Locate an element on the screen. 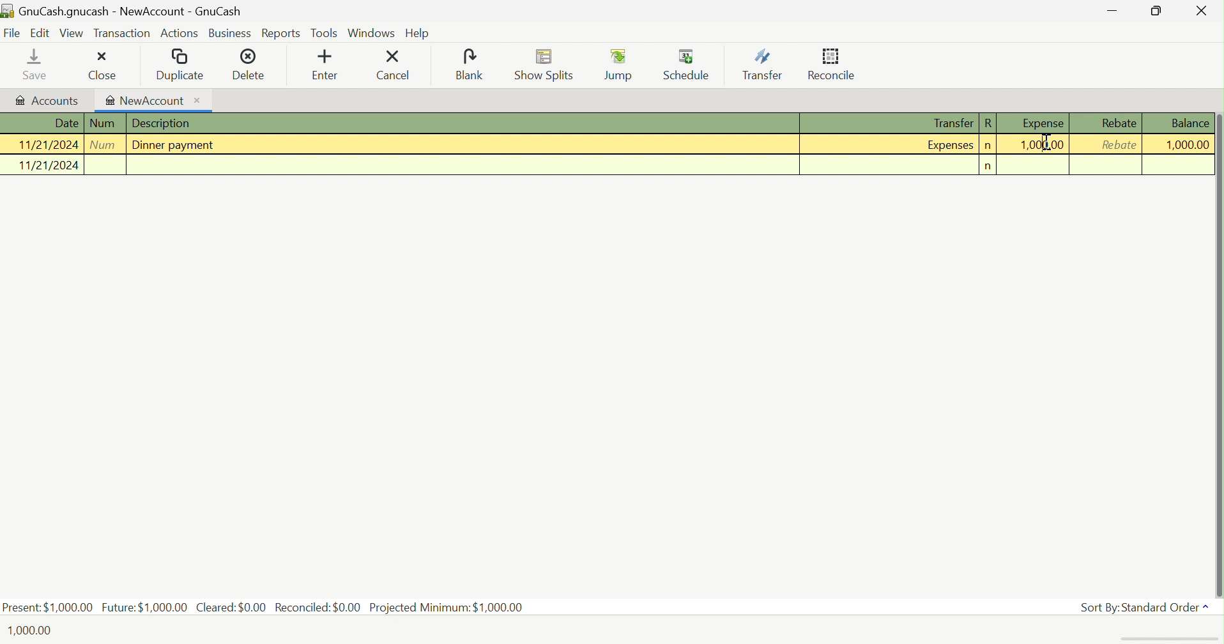 The height and width of the screenshot is (644, 1224). Expenses is located at coordinates (951, 144).